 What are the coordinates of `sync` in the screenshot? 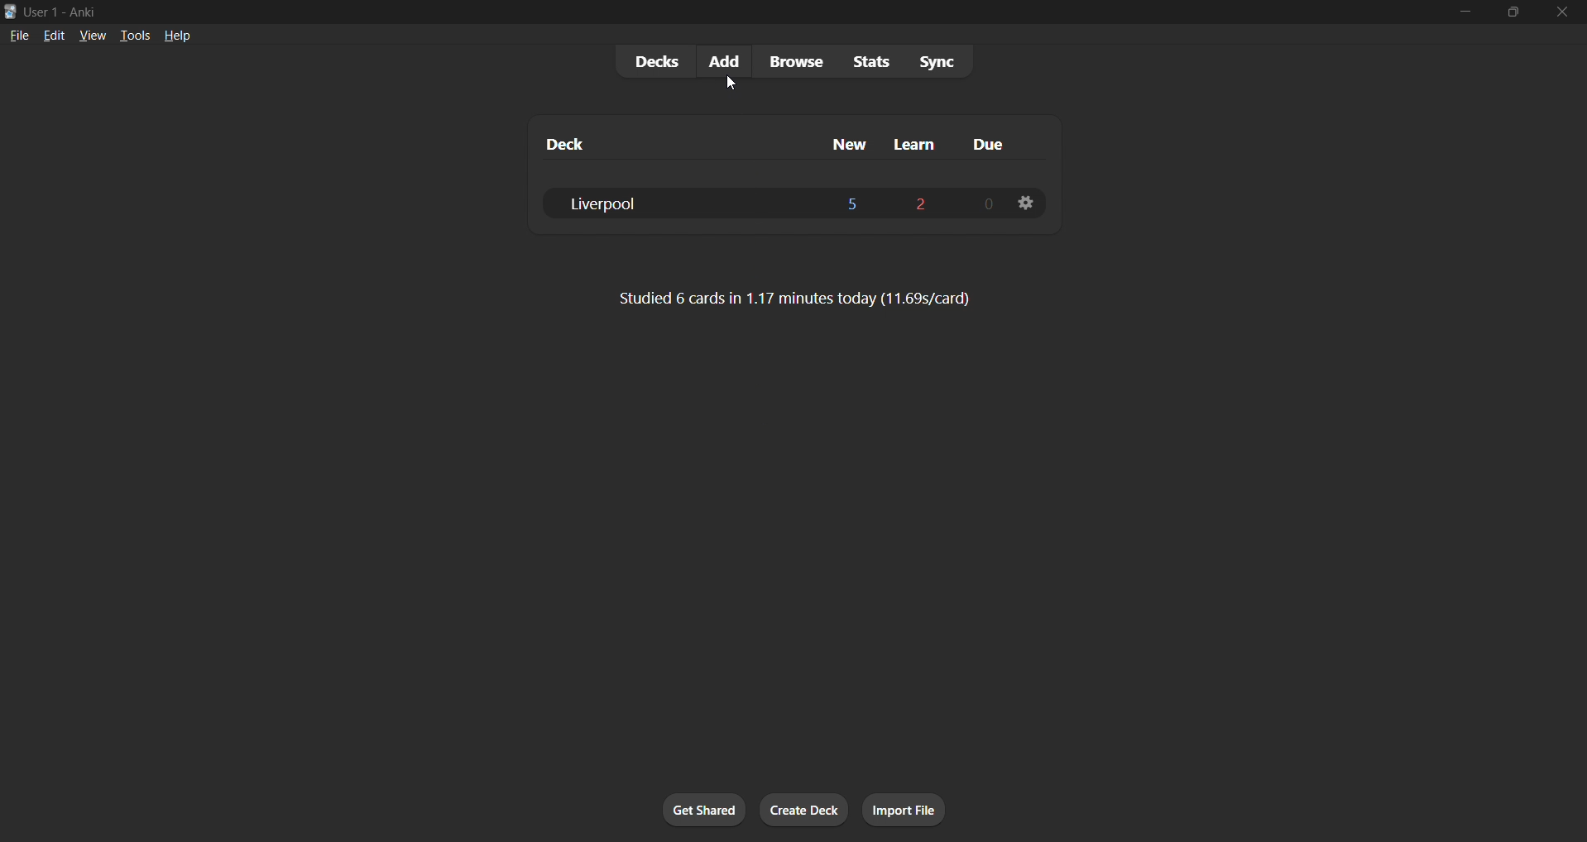 It's located at (937, 61).